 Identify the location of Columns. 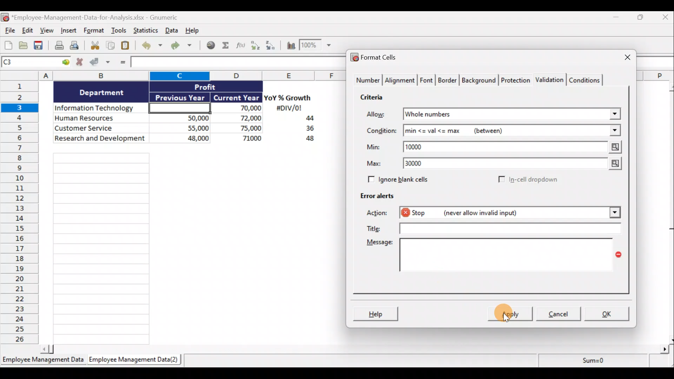
(176, 75).